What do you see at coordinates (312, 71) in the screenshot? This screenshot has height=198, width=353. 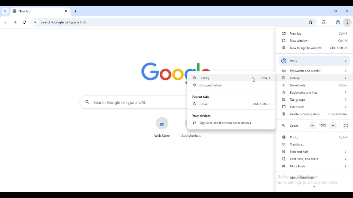 I see `passwords and autofill` at bounding box center [312, 71].